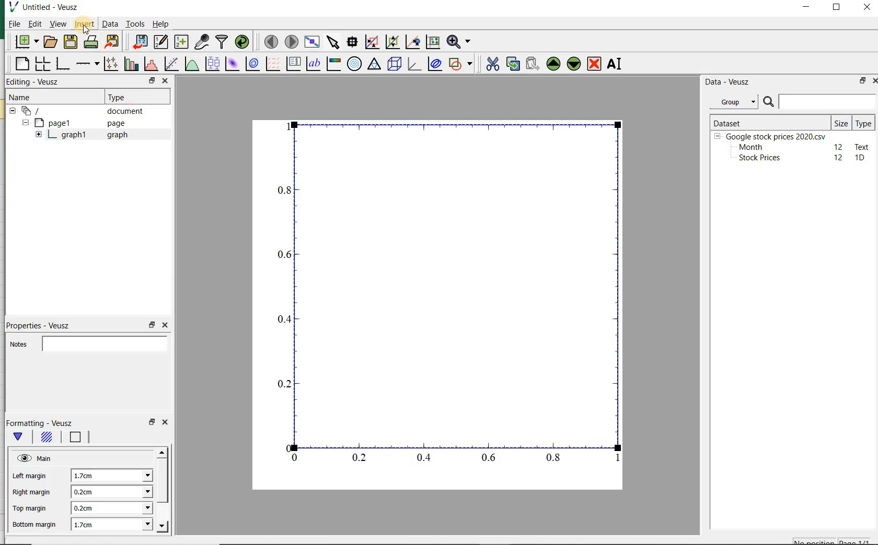 Image resolution: width=878 pixels, height=545 pixels. Describe the element at coordinates (574, 64) in the screenshot. I see `move the selected widget down` at that location.